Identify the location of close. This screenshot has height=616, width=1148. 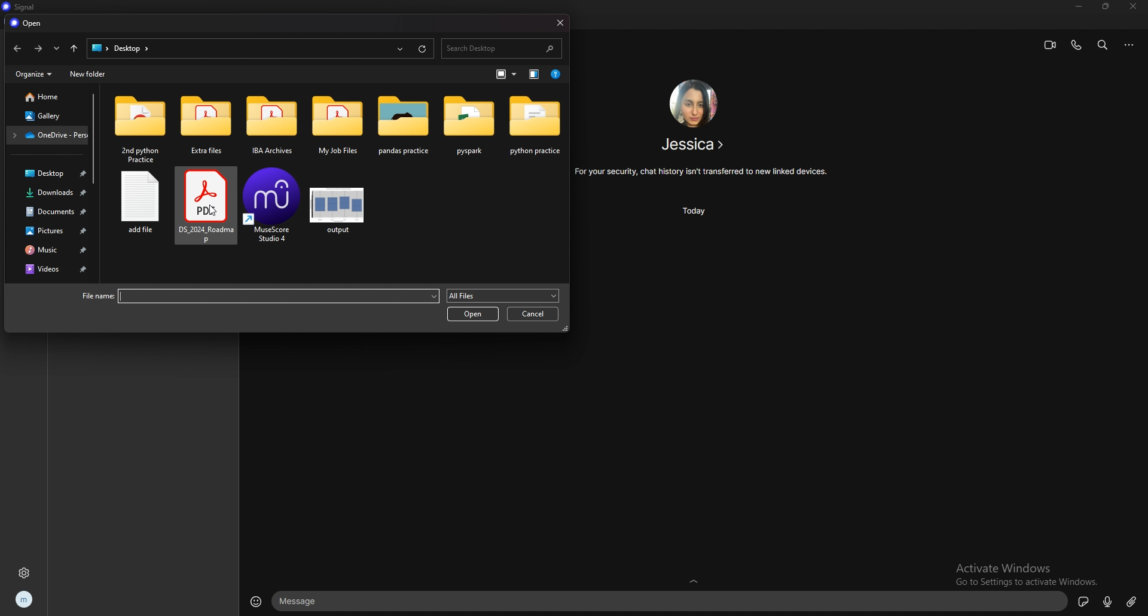
(1134, 7).